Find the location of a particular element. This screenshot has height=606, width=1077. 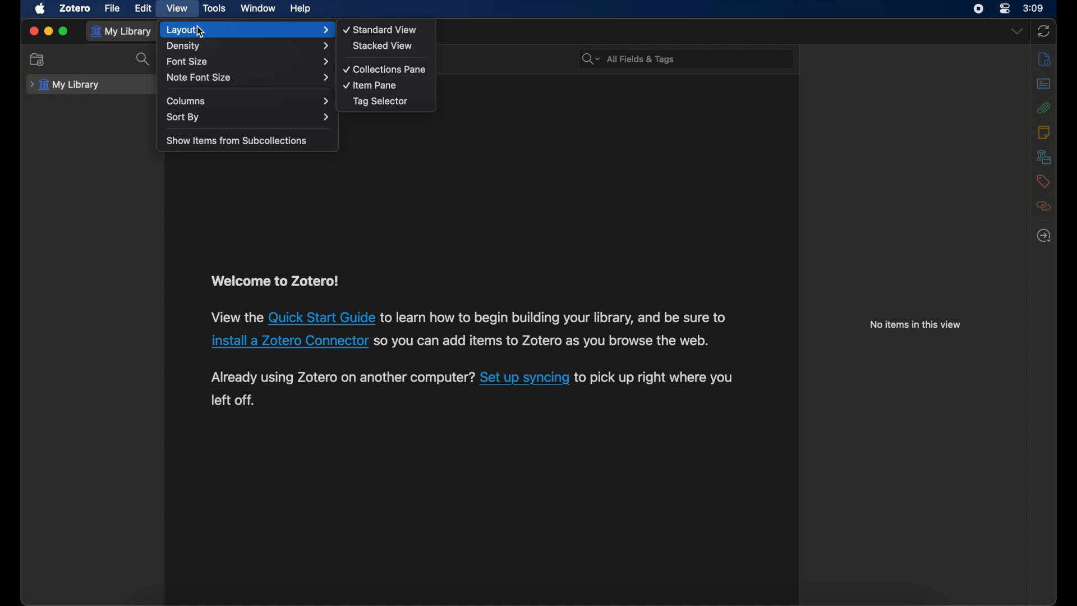

time is located at coordinates (1034, 8).